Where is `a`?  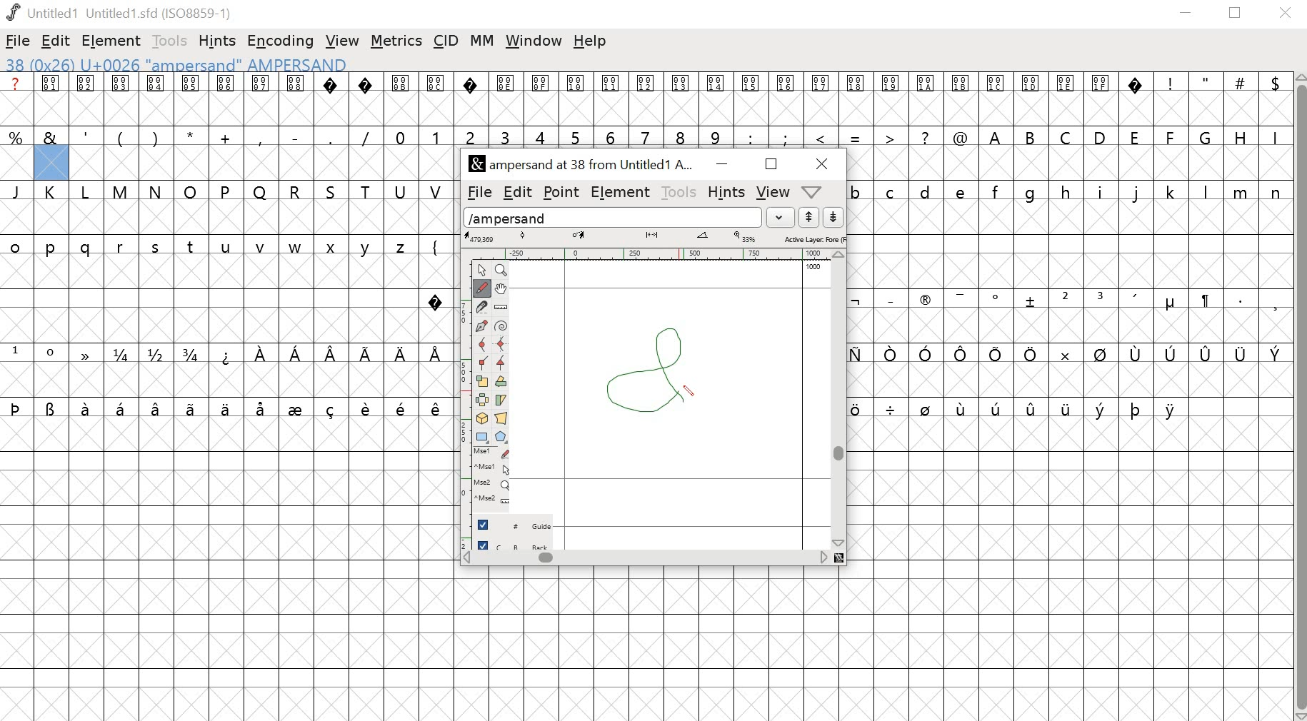 a is located at coordinates (16, 99).